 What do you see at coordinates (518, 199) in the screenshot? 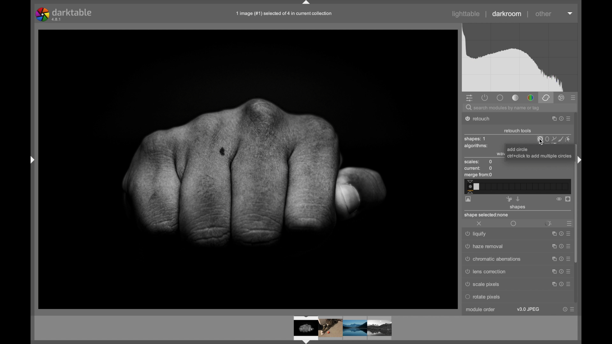
I see `paste` at bounding box center [518, 199].